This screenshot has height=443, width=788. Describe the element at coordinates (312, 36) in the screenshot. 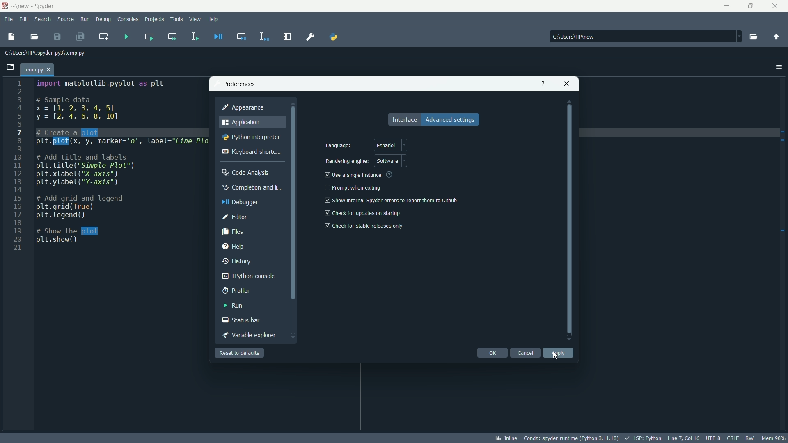

I see `preferences` at that location.